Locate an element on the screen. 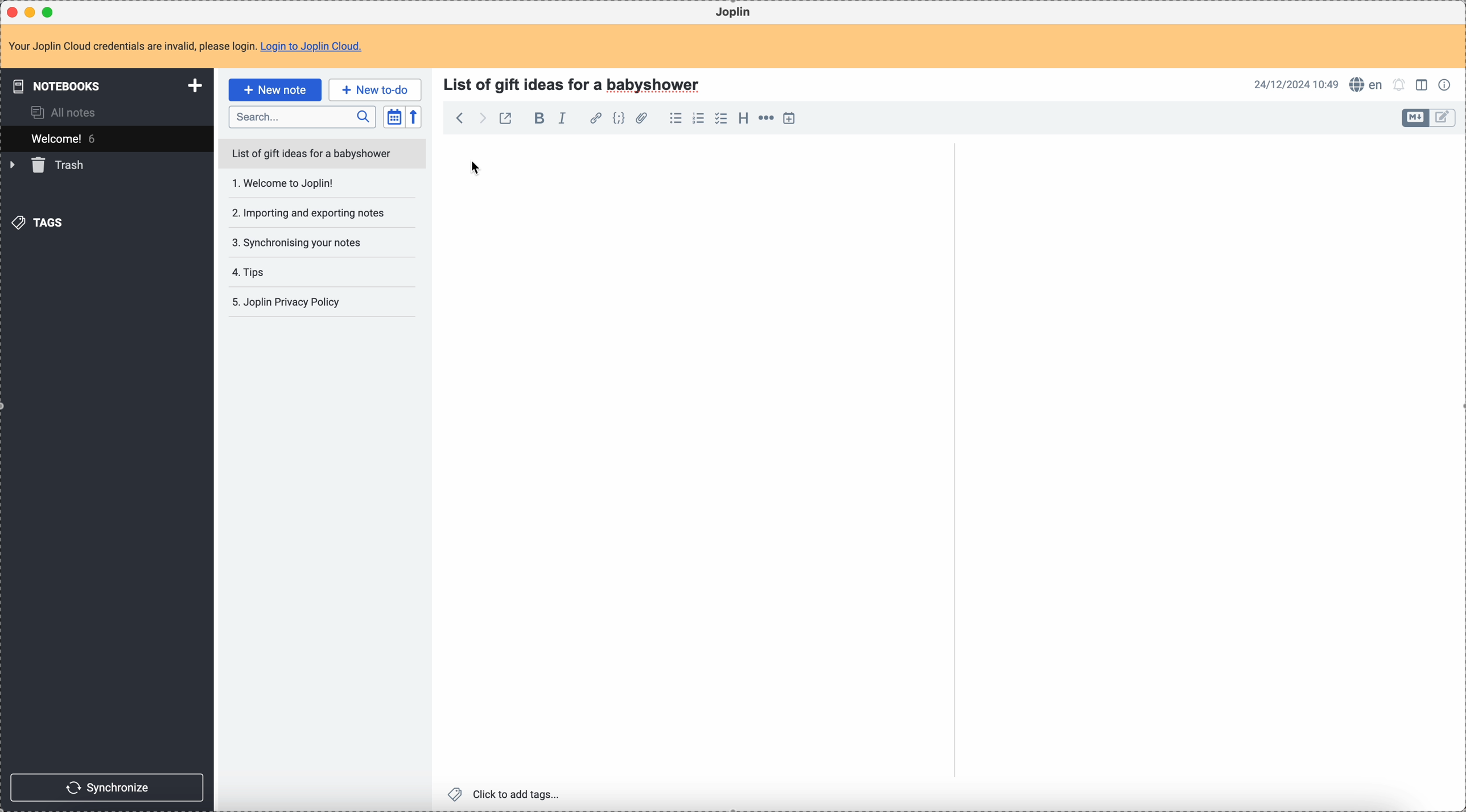 The width and height of the screenshot is (1466, 812). click on new note is located at coordinates (274, 90).